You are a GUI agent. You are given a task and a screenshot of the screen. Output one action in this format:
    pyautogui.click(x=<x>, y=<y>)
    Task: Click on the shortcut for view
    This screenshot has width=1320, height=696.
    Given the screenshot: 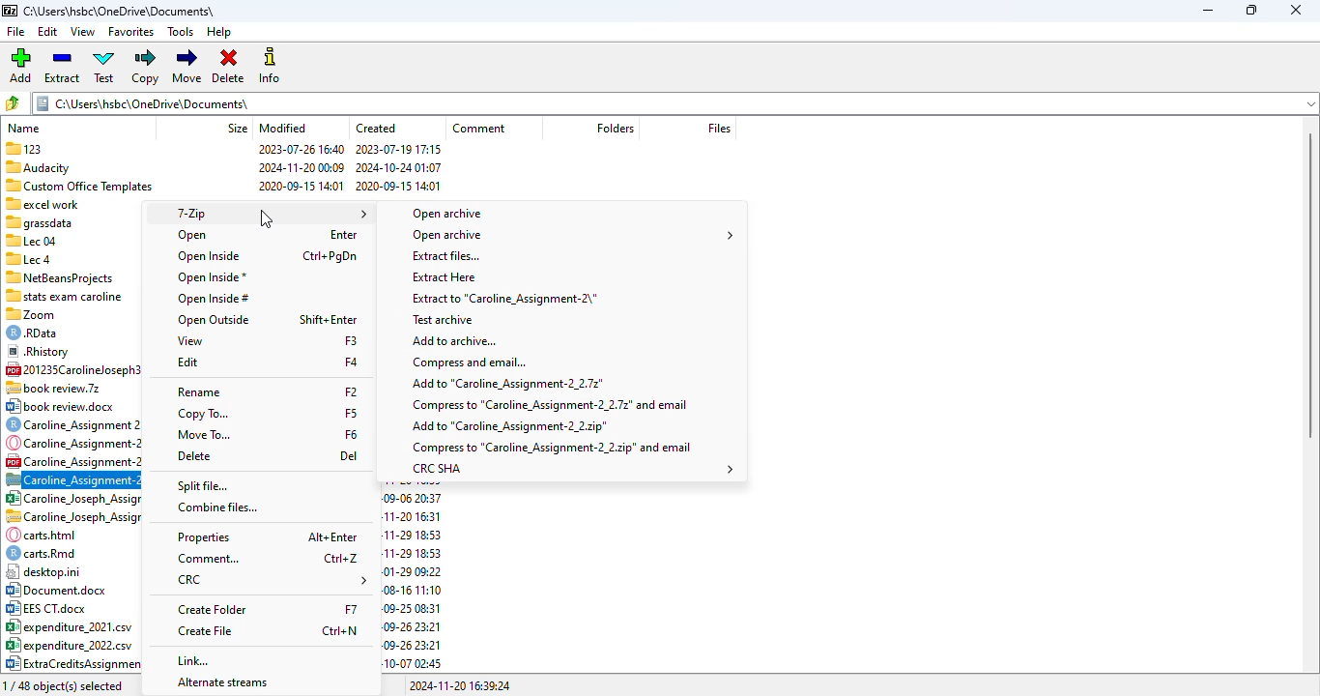 What is the action you would take?
    pyautogui.click(x=352, y=339)
    